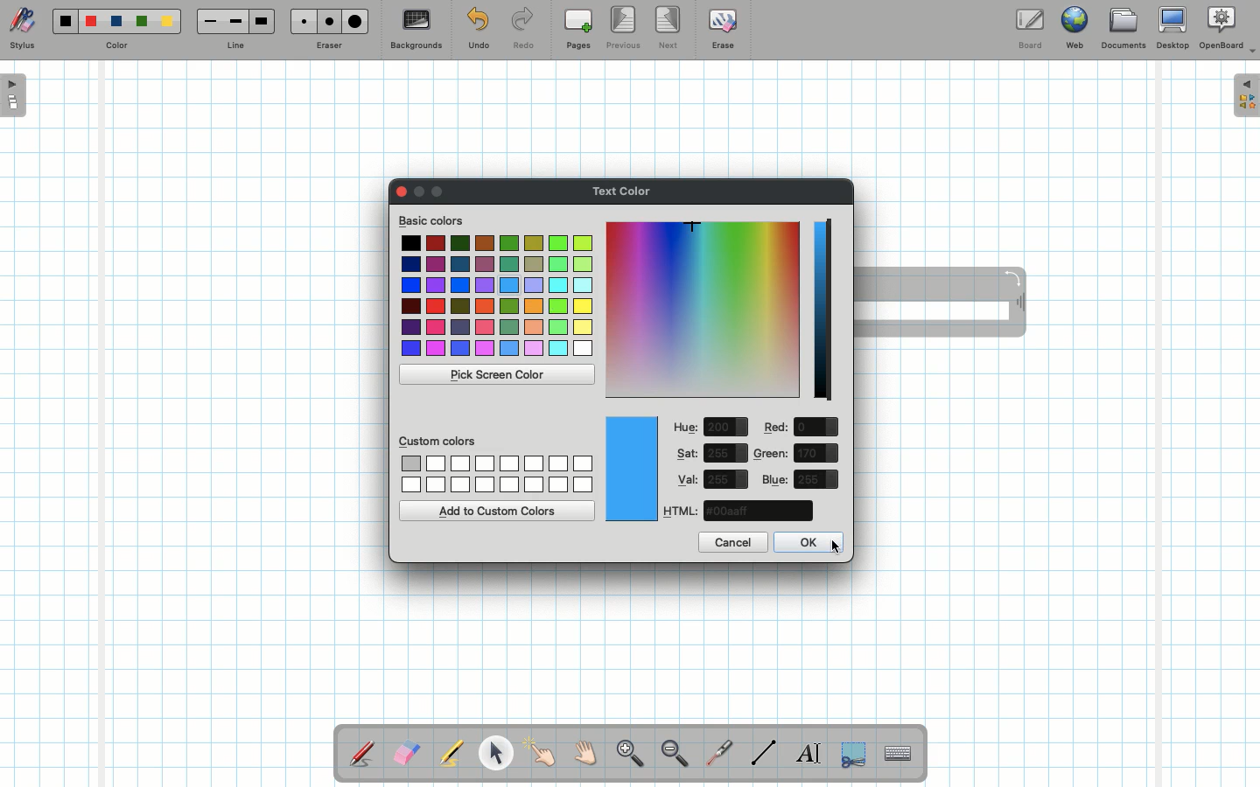 The image size is (1260, 787). Describe the element at coordinates (1246, 95) in the screenshot. I see `Expand` at that location.